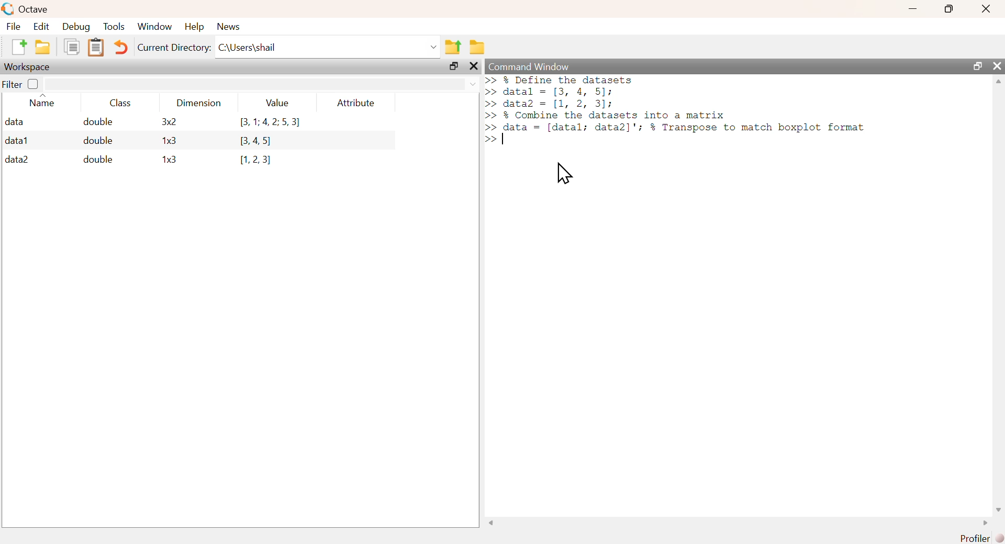 This screenshot has height=544, width=1005. I want to click on >> % Define the datasets

>> datal = [3, 4, 5];

>> data2 = [1, 2, 3];

>> % Combine the datasets into a matrix

>> fee = [datal; data2]'; % Transpose to match boxplot format
>>, so click(679, 111).